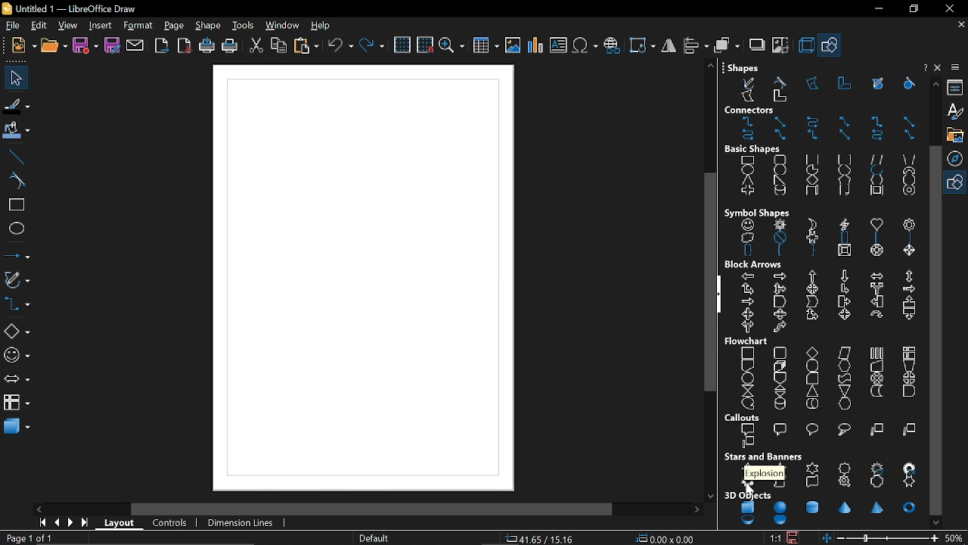 The image size is (968, 545). I want to click on Connectors, so click(822, 123).